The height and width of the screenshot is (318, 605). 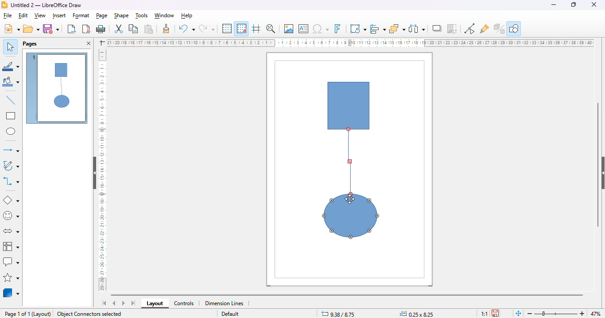 I want to click on slide master name, so click(x=229, y=314).